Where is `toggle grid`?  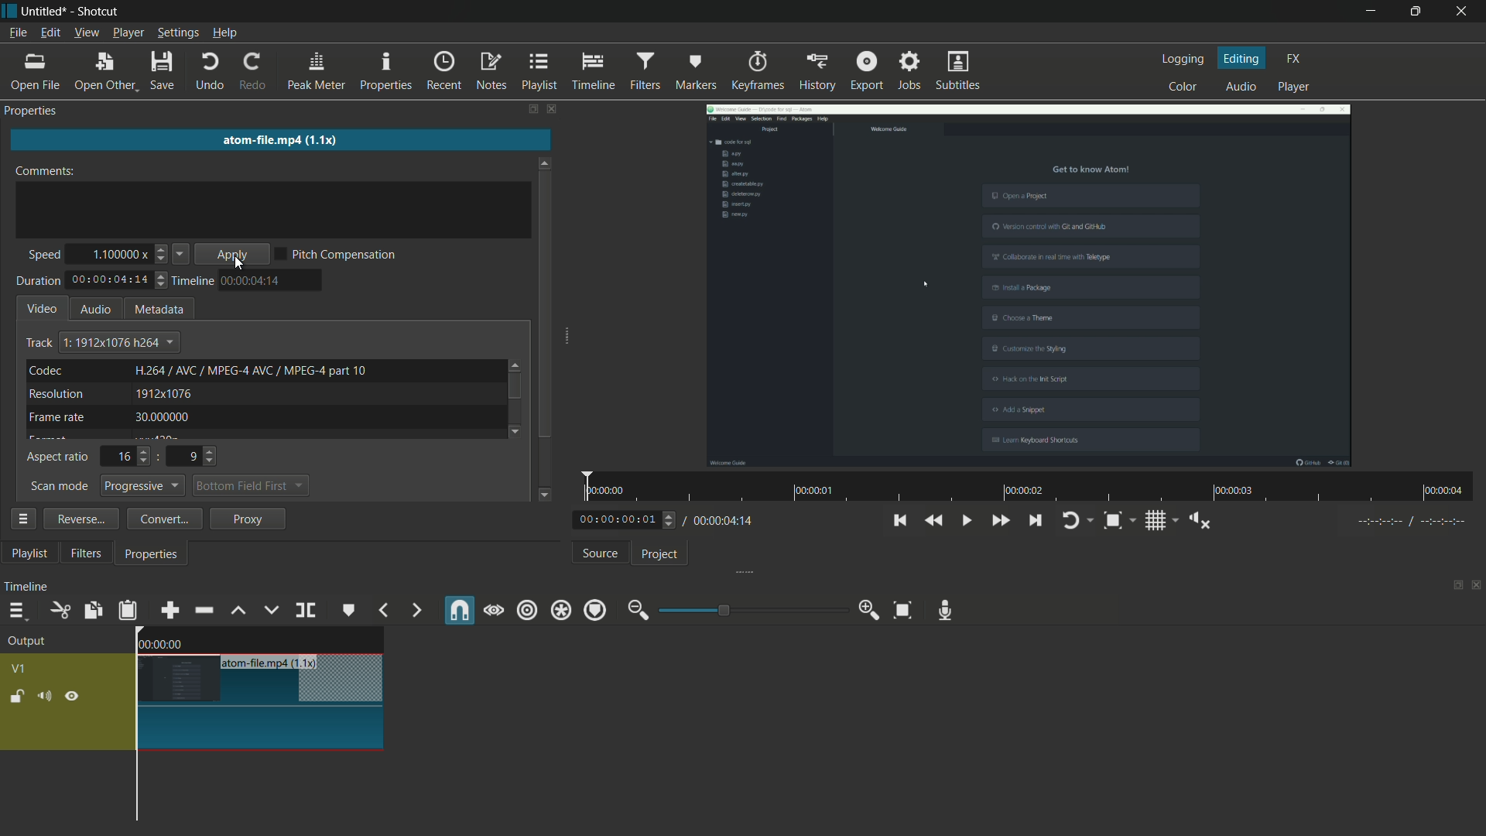
toggle grid is located at coordinates (1154, 521).